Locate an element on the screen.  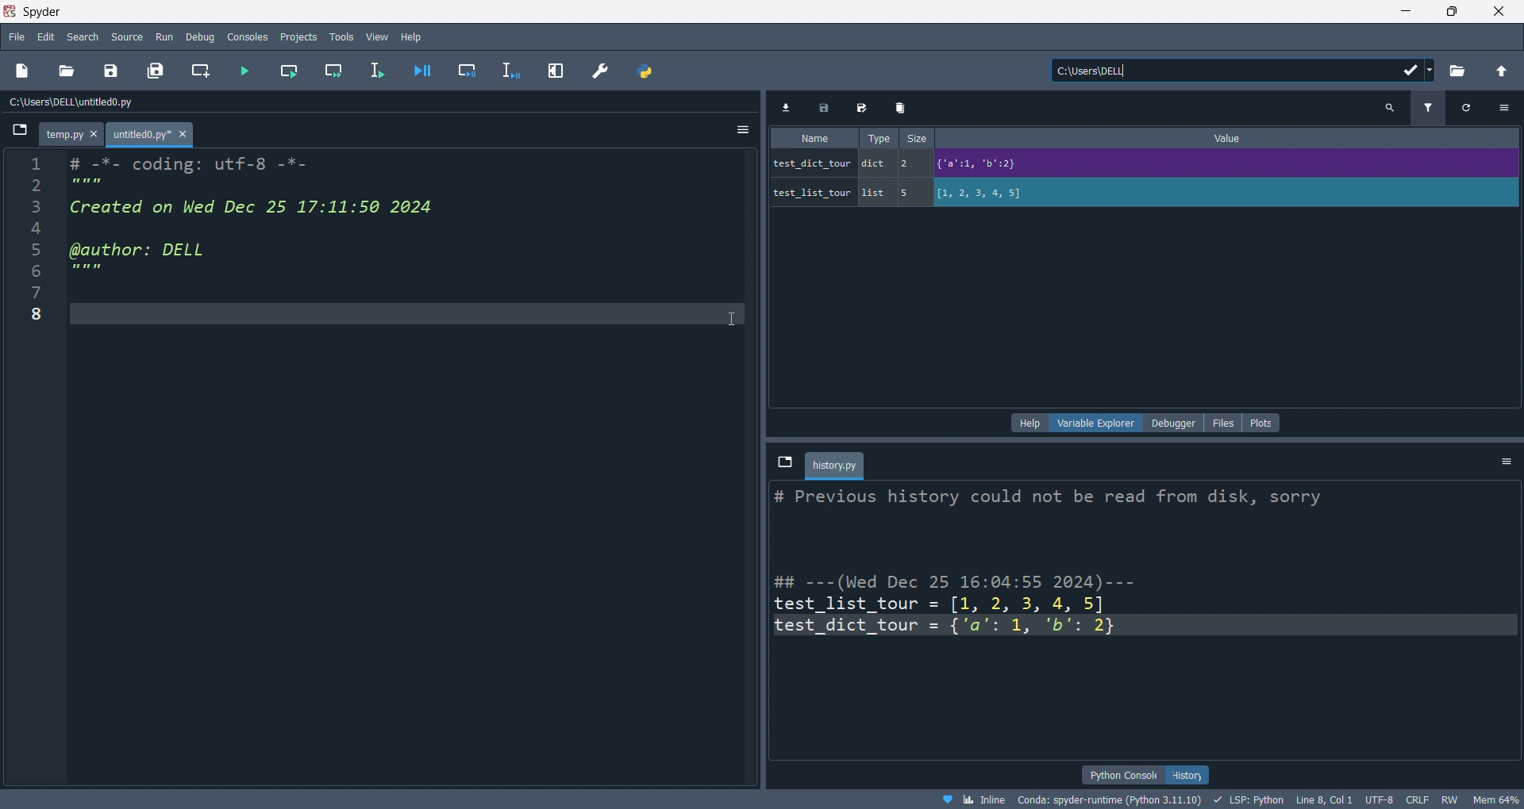
debug file is located at coordinates (419, 71).